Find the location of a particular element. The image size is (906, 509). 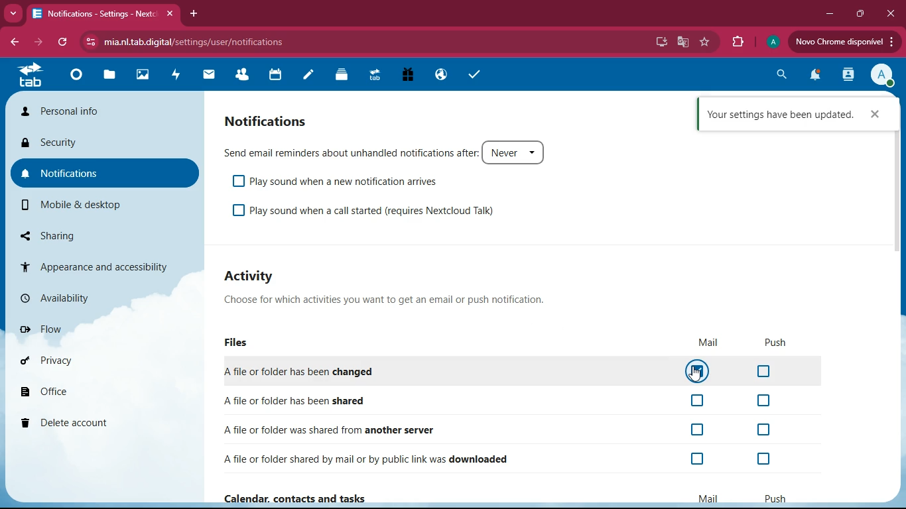

url is located at coordinates (182, 42).